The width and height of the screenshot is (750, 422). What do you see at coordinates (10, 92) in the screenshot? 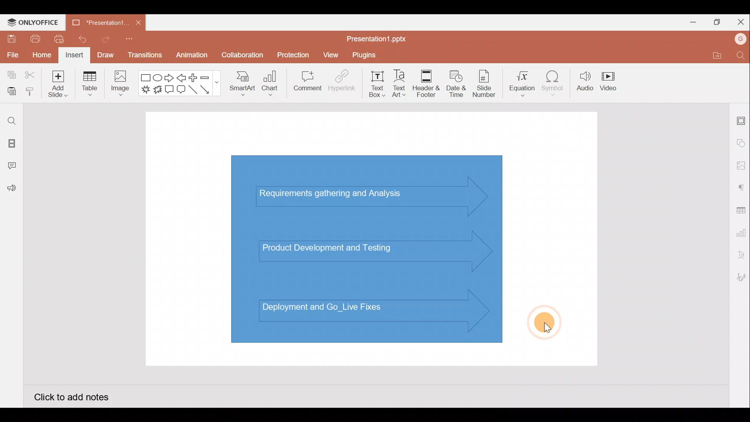
I see `Paste` at bounding box center [10, 92].